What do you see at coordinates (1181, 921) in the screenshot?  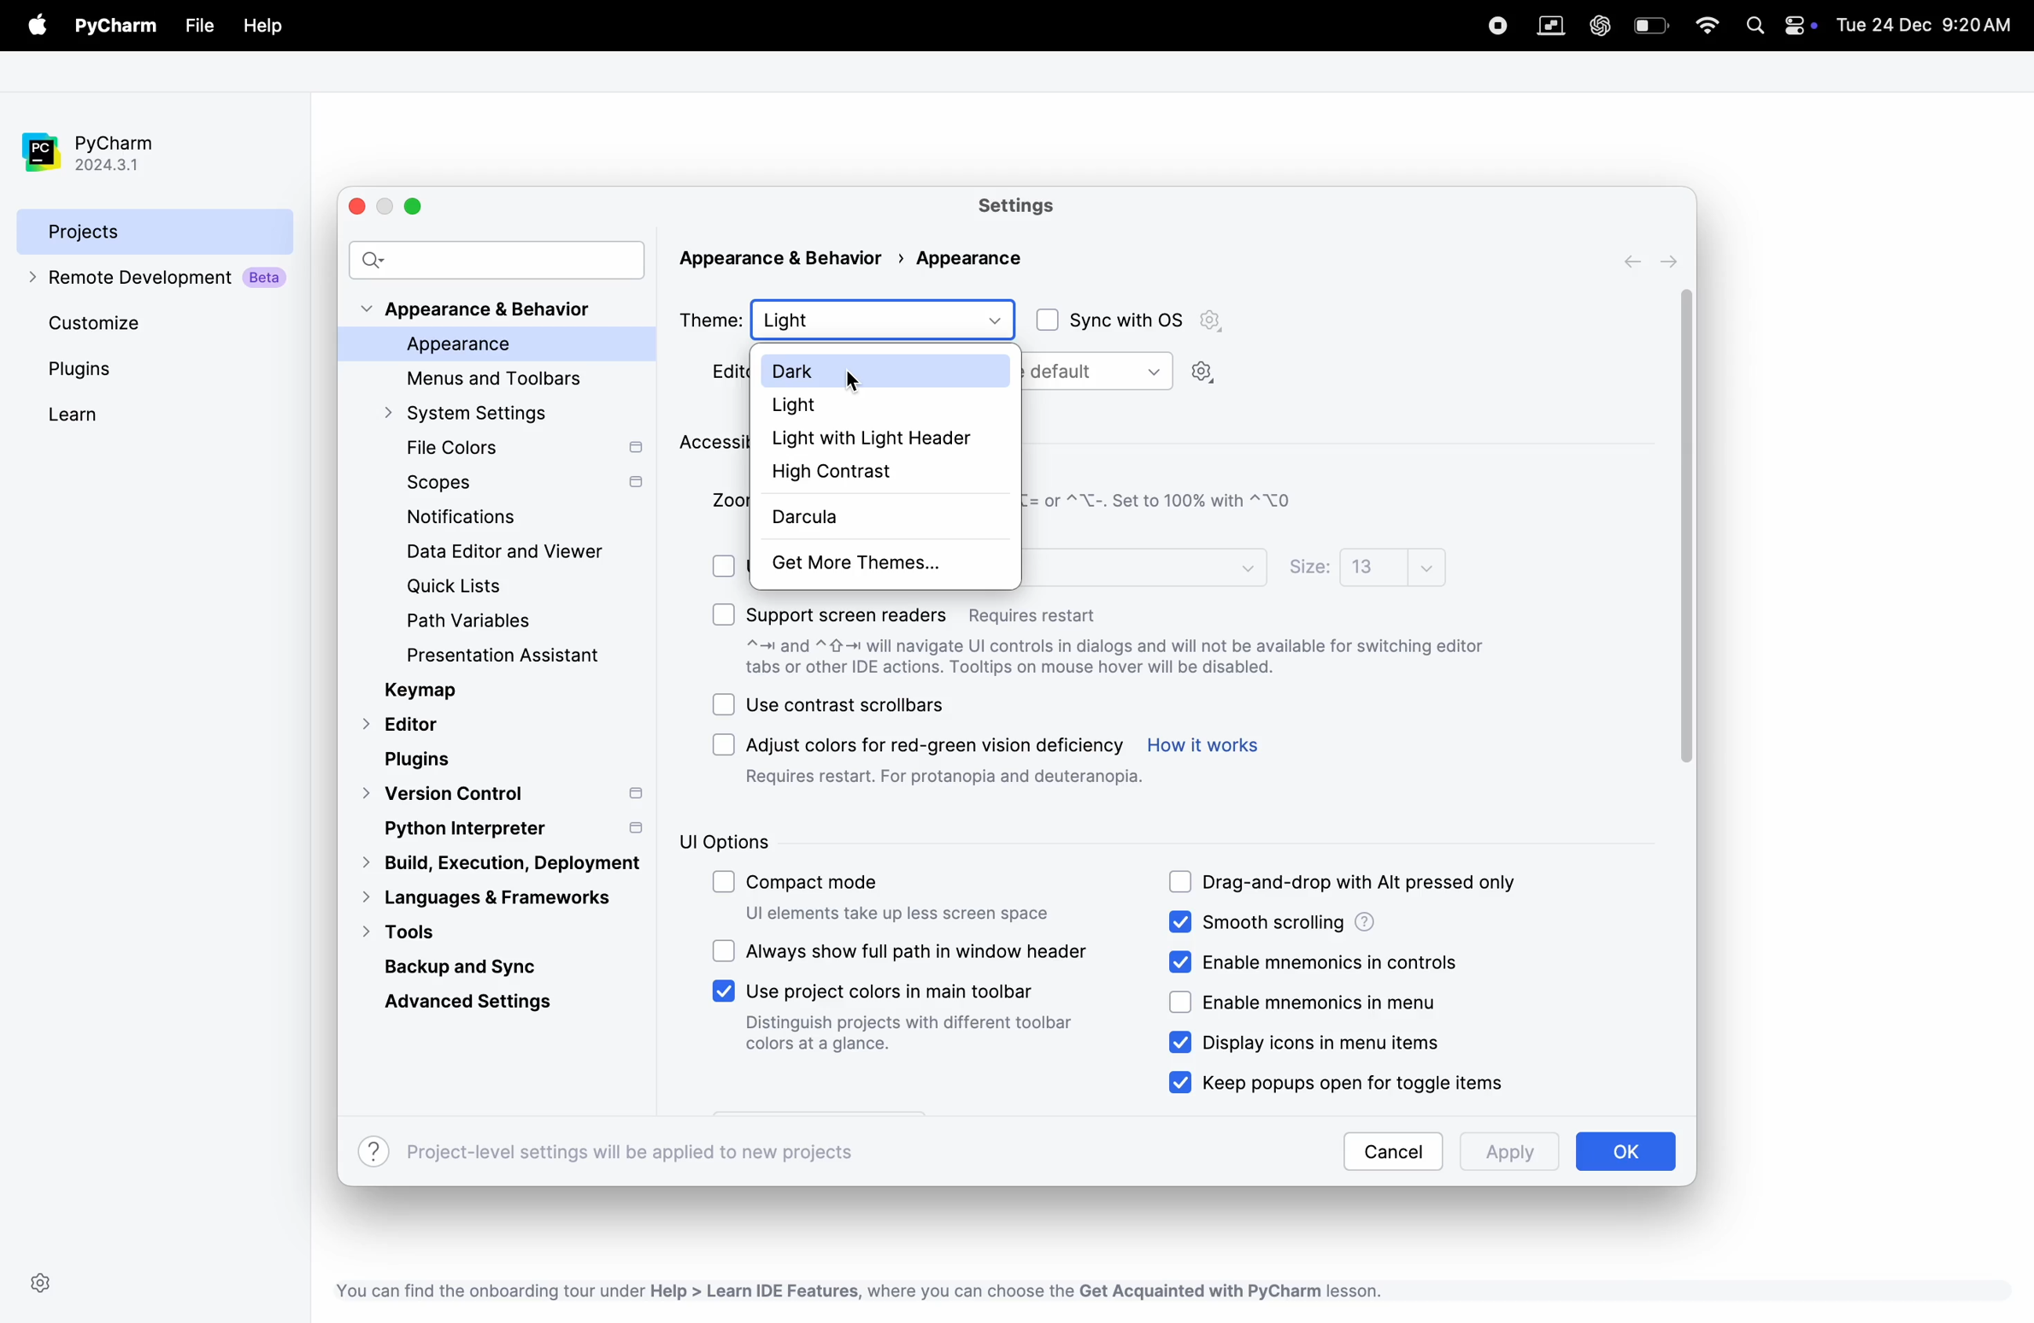 I see `checkbox` at bounding box center [1181, 921].